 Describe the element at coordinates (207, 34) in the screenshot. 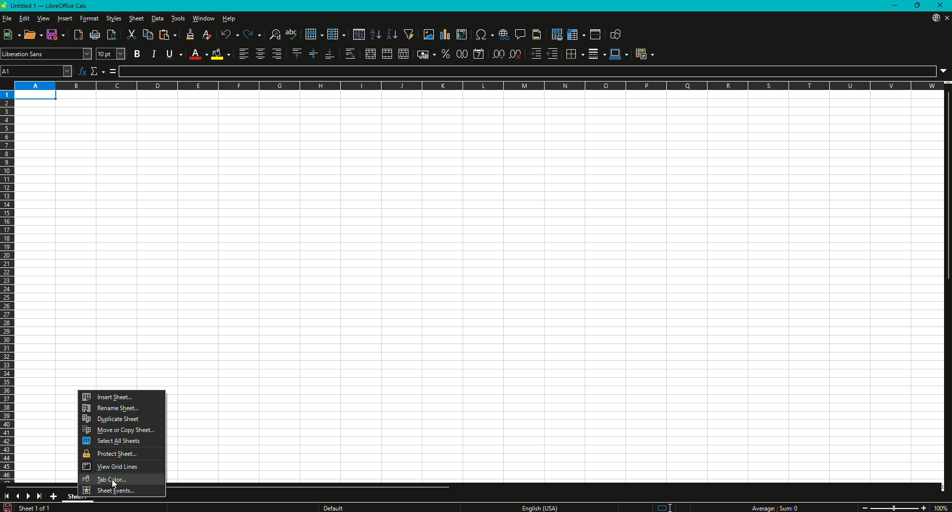

I see `Clear Direction Formatting` at that location.